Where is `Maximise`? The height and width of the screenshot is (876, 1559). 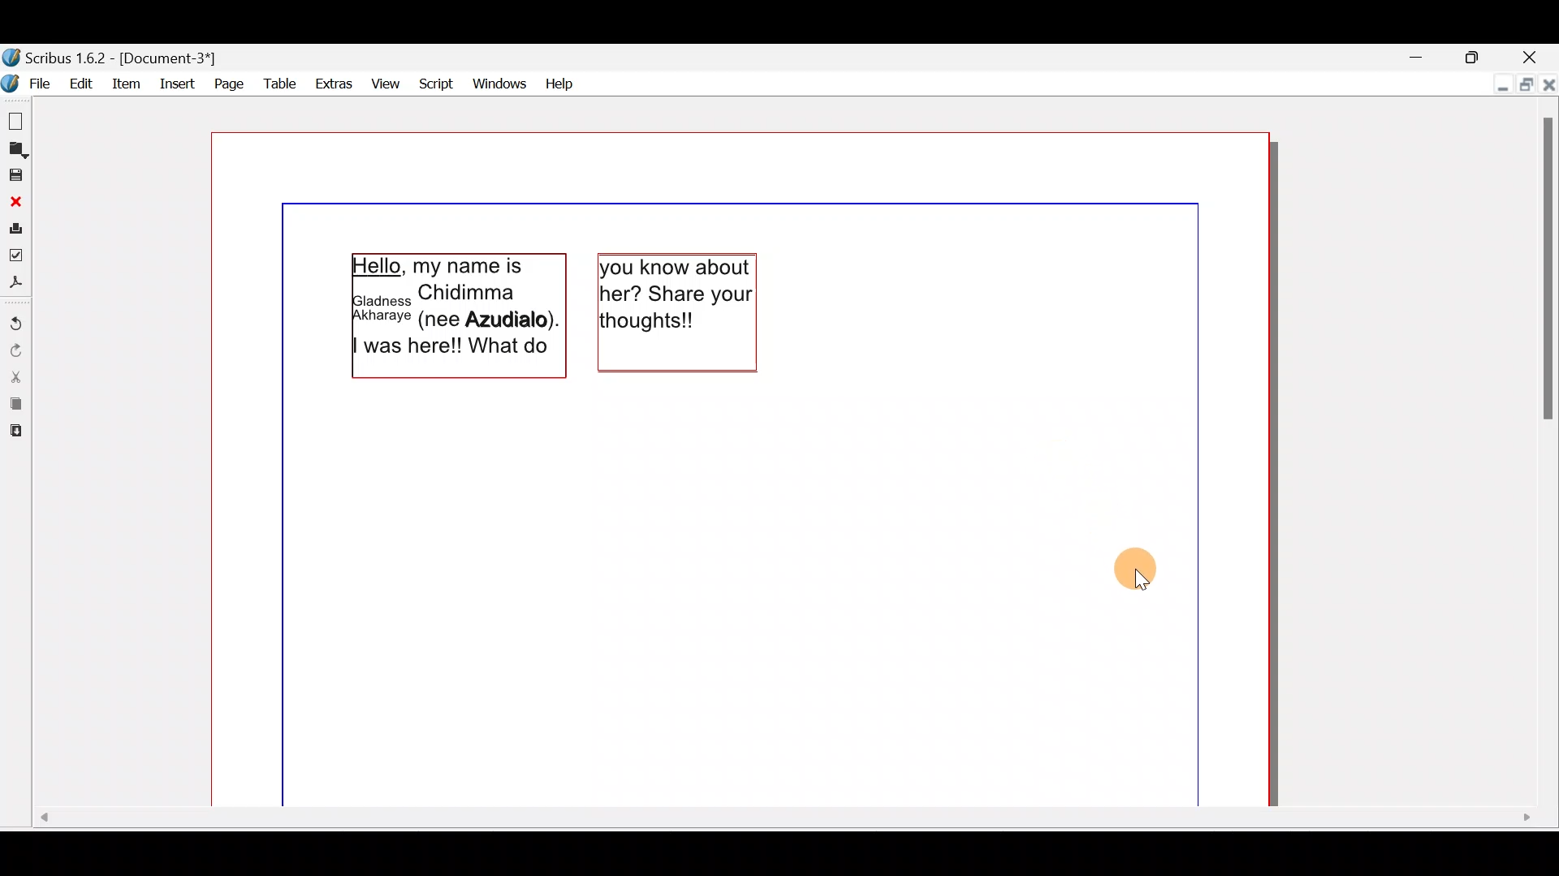 Maximise is located at coordinates (1475, 54).